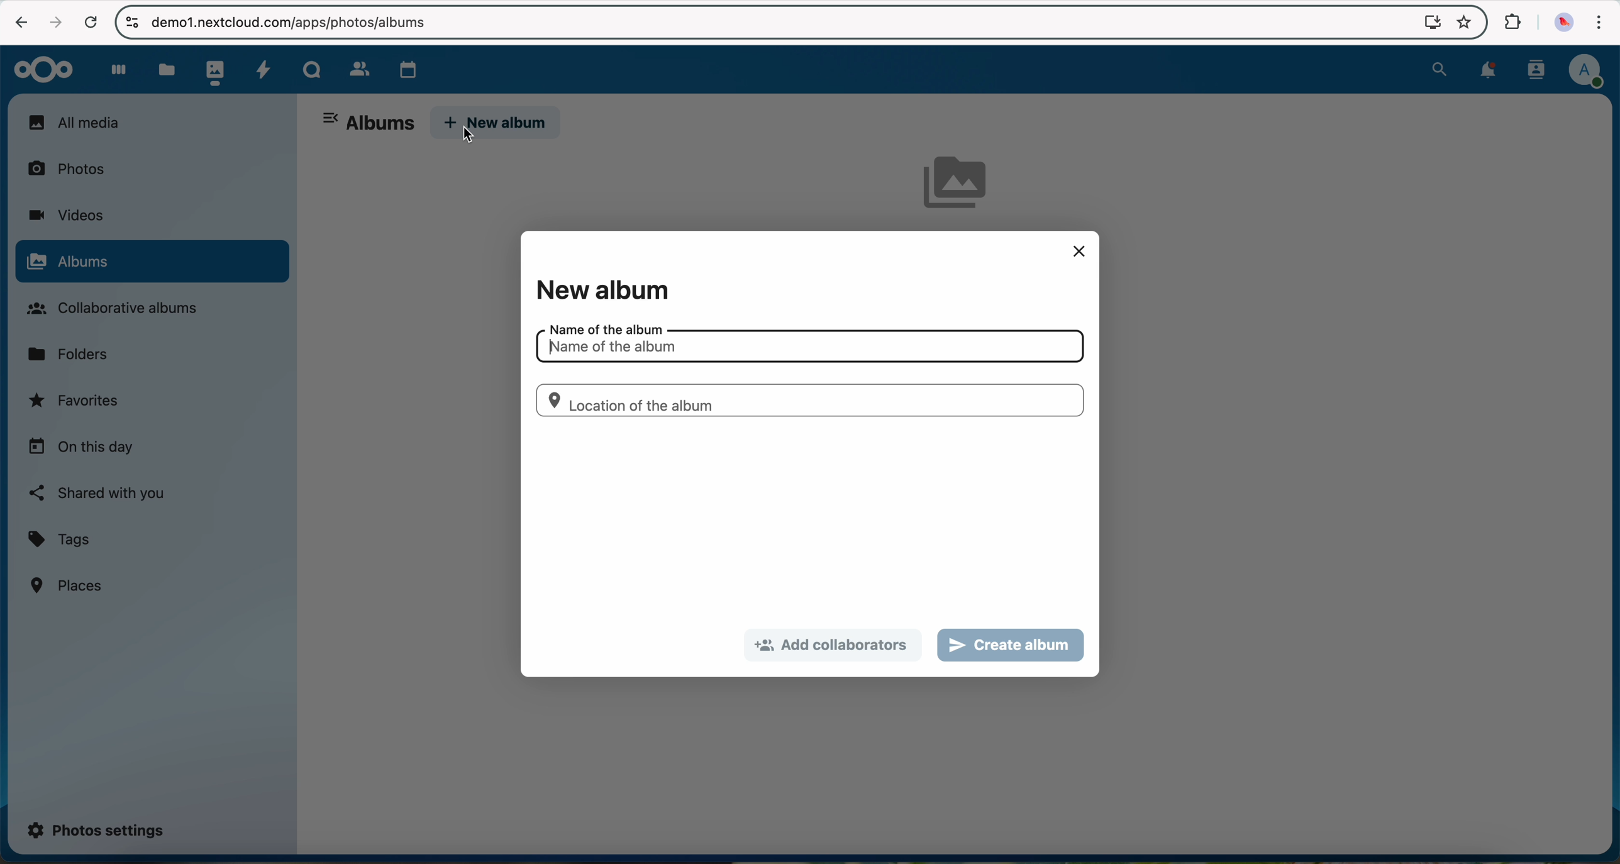 The width and height of the screenshot is (1620, 864). Describe the element at coordinates (165, 69) in the screenshot. I see `files` at that location.